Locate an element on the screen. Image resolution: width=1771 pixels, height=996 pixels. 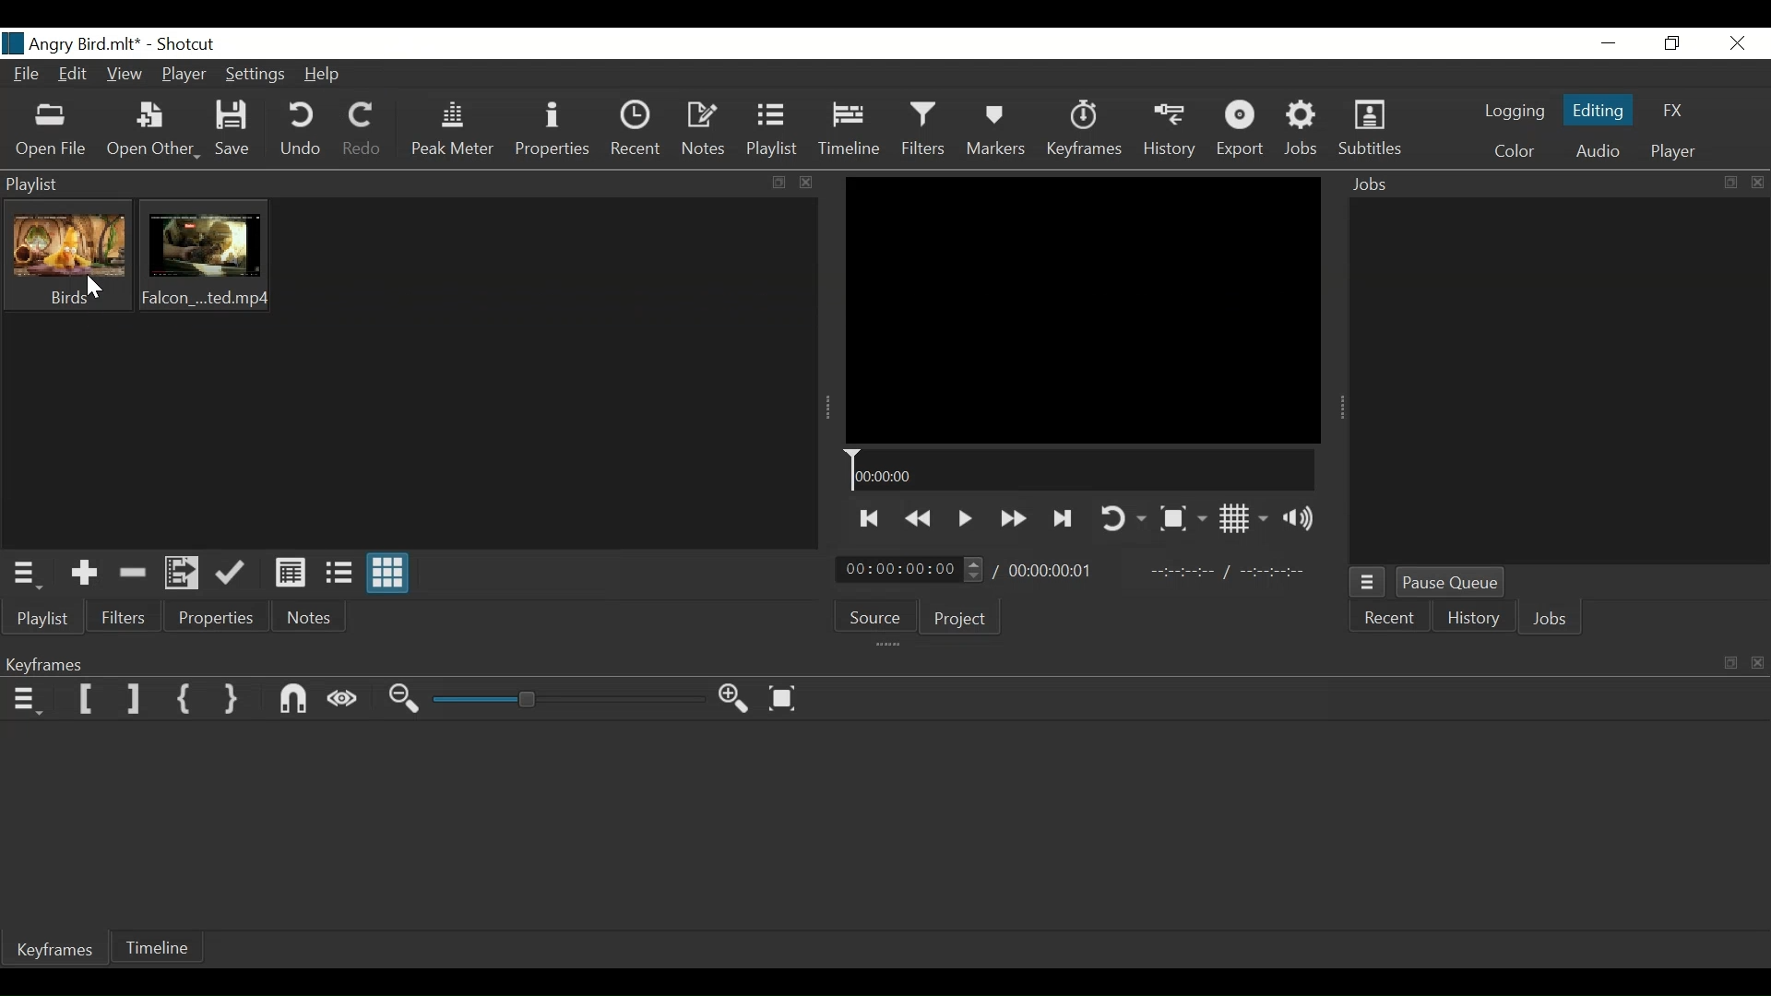
Filters is located at coordinates (926, 131).